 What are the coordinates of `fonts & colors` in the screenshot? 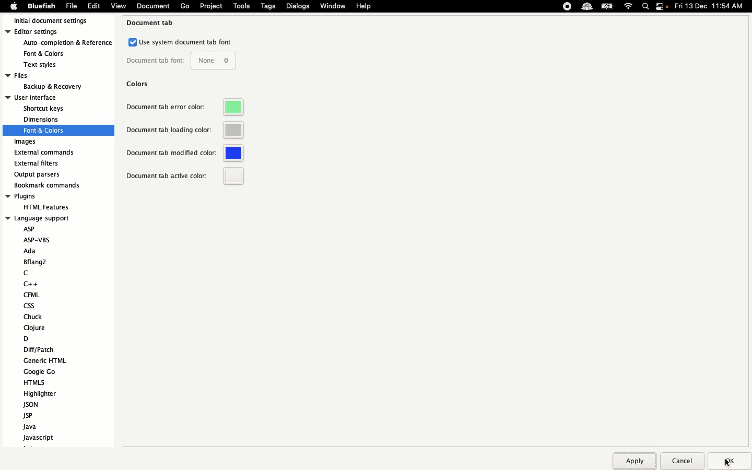 It's located at (52, 53).